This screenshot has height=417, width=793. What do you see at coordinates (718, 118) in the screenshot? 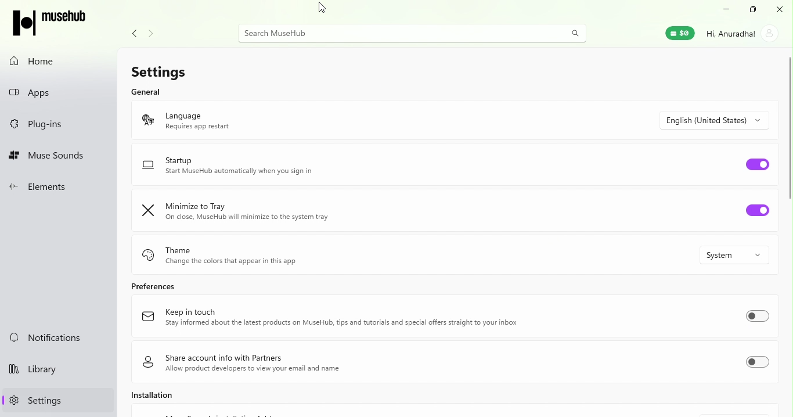
I see `Drop down` at bounding box center [718, 118].